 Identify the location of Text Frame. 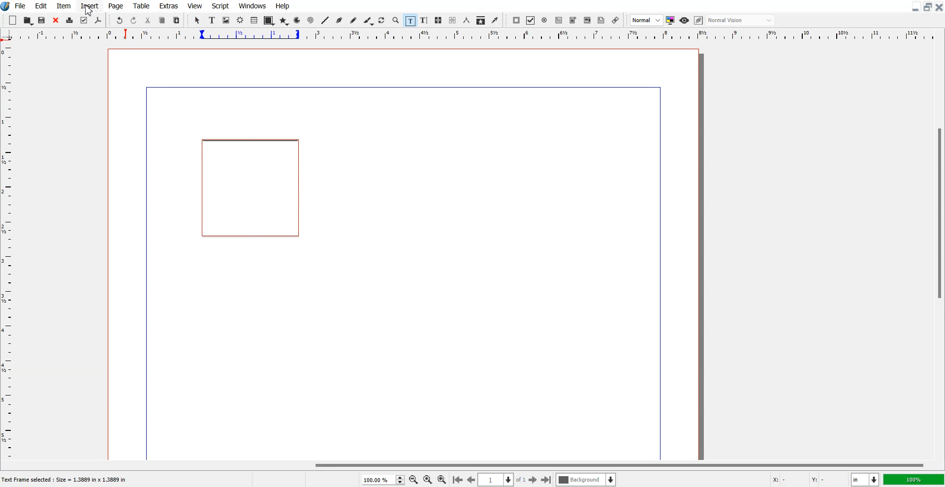
(248, 190).